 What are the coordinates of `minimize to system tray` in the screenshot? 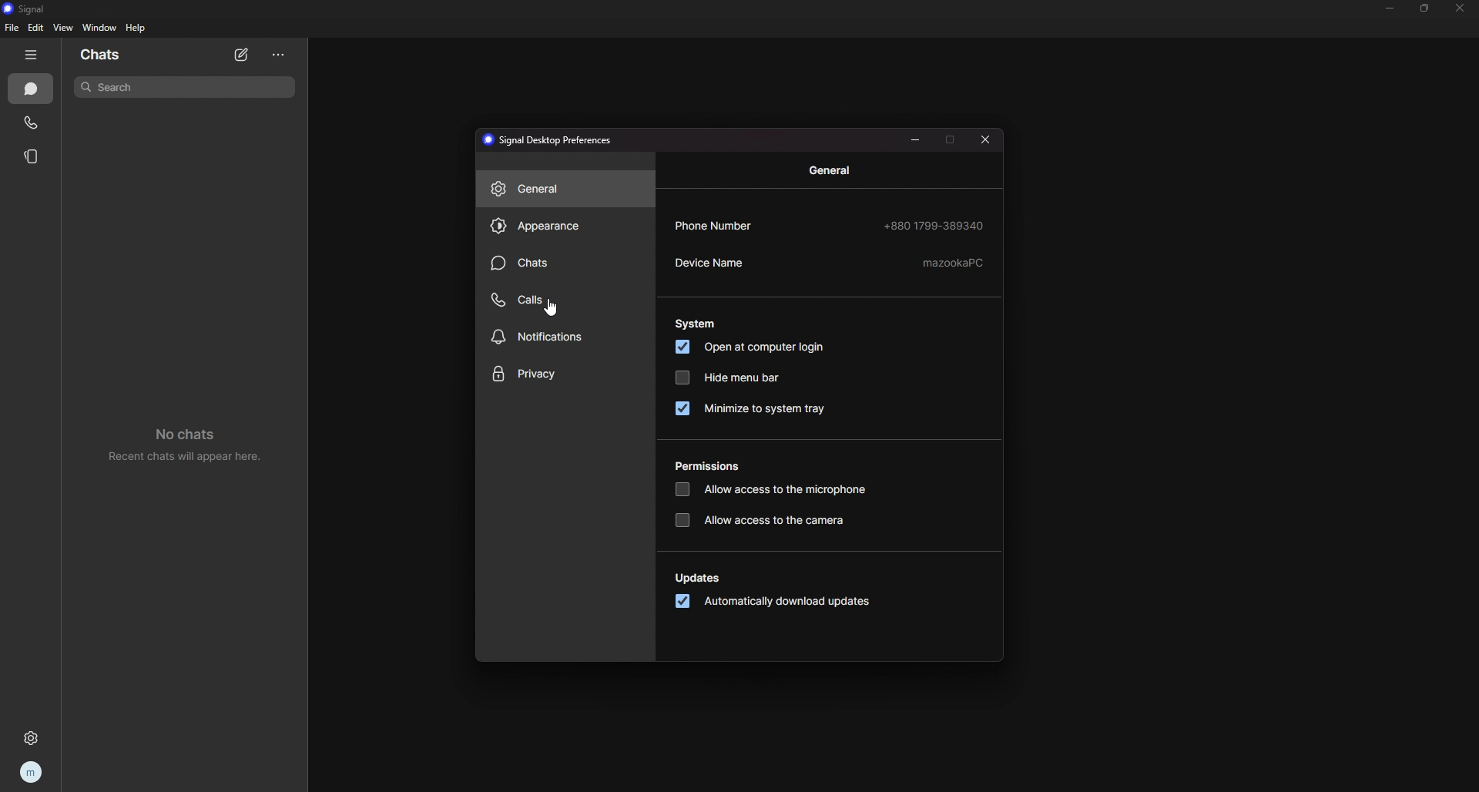 It's located at (763, 410).